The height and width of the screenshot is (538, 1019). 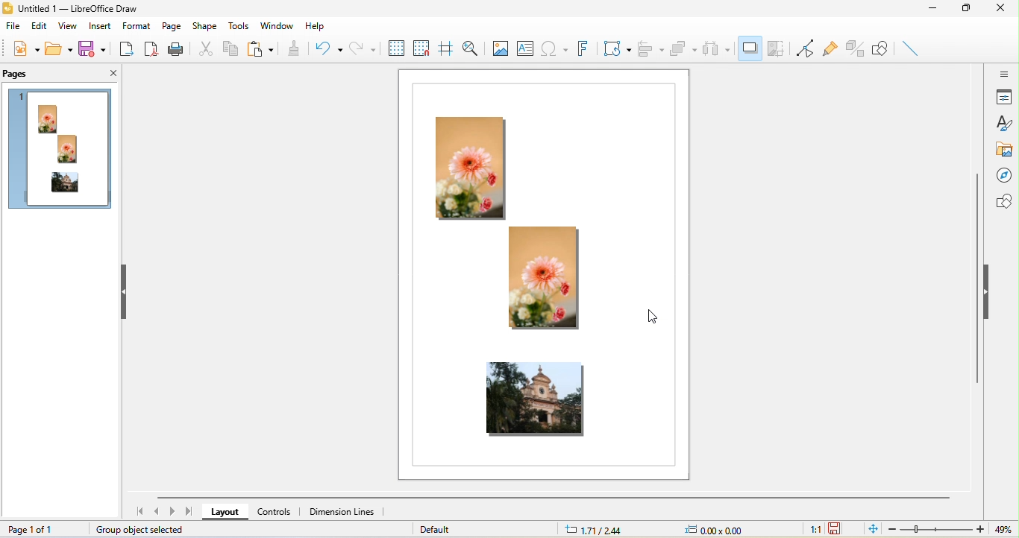 What do you see at coordinates (61, 152) in the screenshot?
I see `page 1 images` at bounding box center [61, 152].